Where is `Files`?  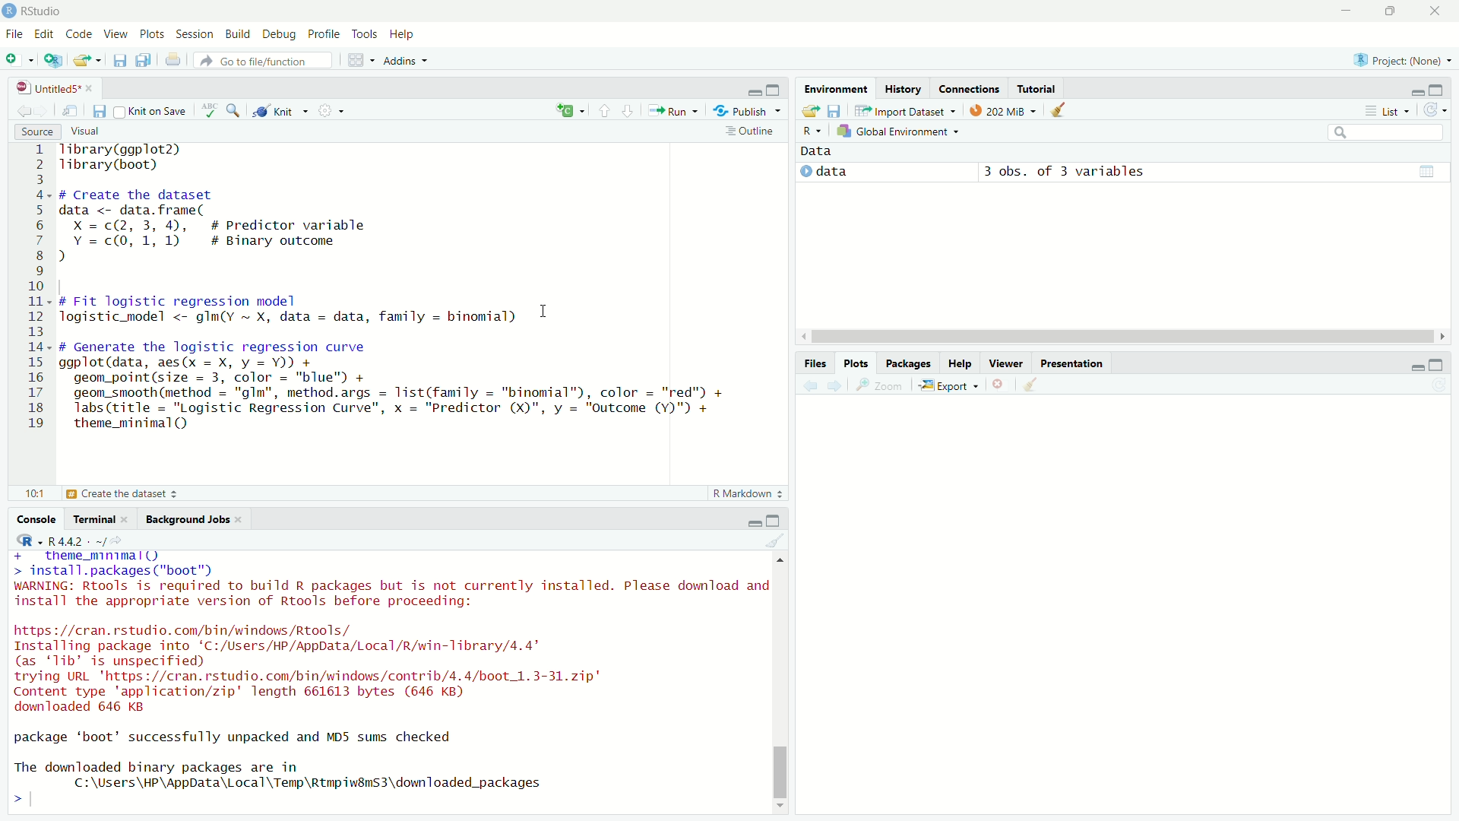
Files is located at coordinates (815, 364).